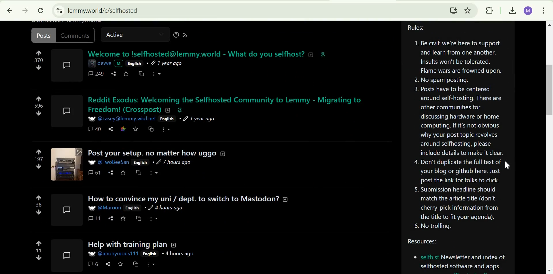 The width and height of the screenshot is (553, 274). Describe the element at coordinates (140, 173) in the screenshot. I see `cross-post` at that location.